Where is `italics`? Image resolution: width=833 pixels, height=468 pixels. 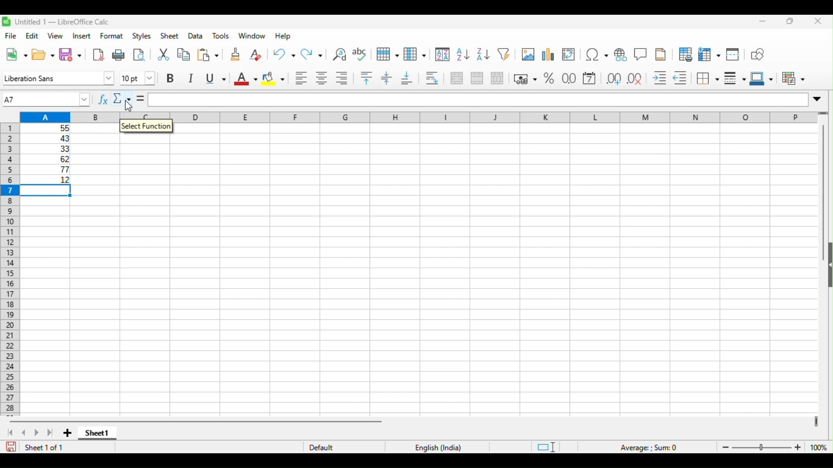
italics is located at coordinates (193, 79).